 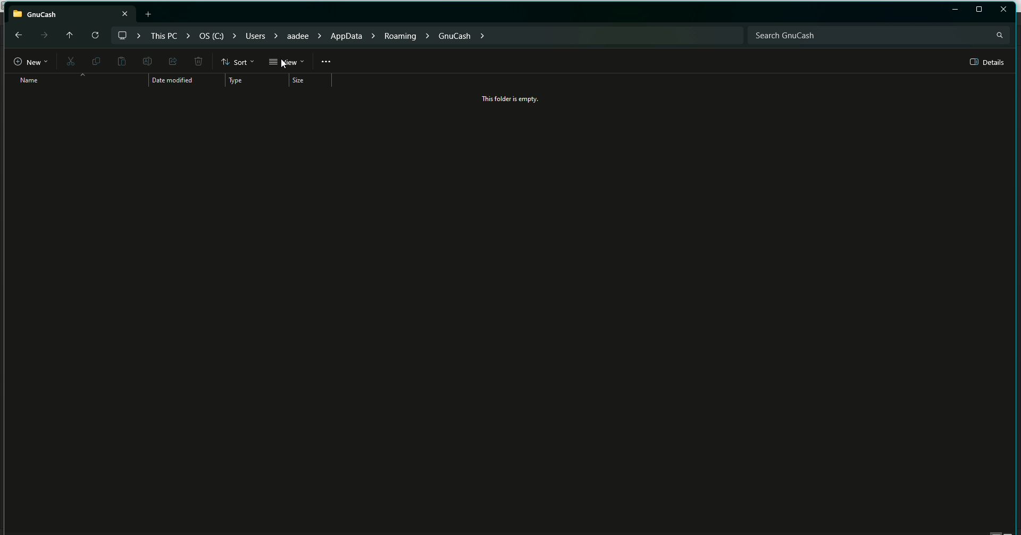 What do you see at coordinates (72, 12) in the screenshot?
I see `This PC` at bounding box center [72, 12].